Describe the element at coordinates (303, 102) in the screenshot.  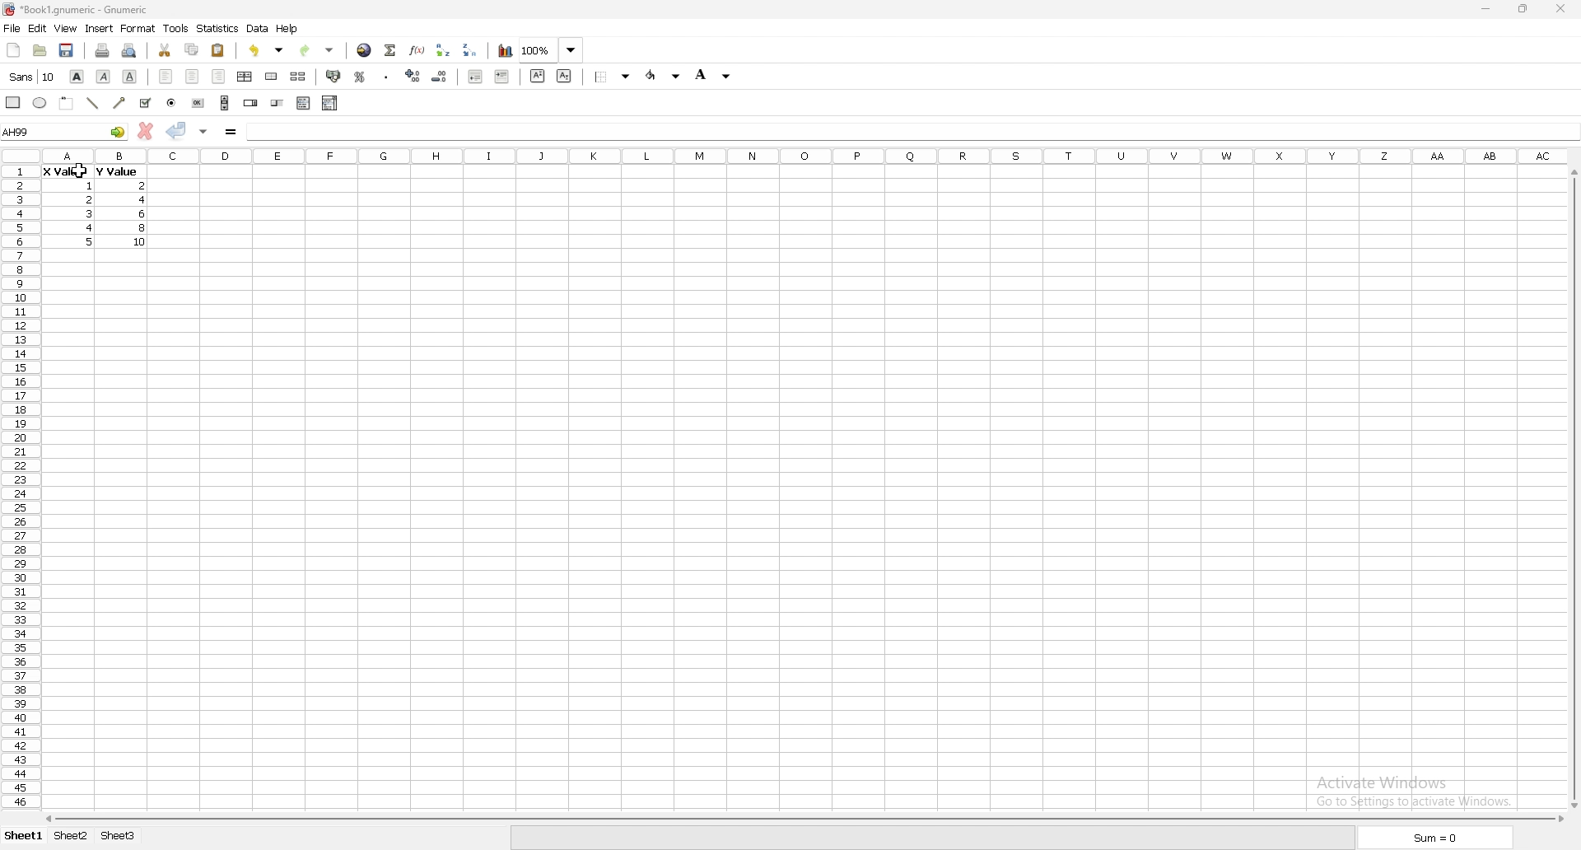
I see `list` at that location.